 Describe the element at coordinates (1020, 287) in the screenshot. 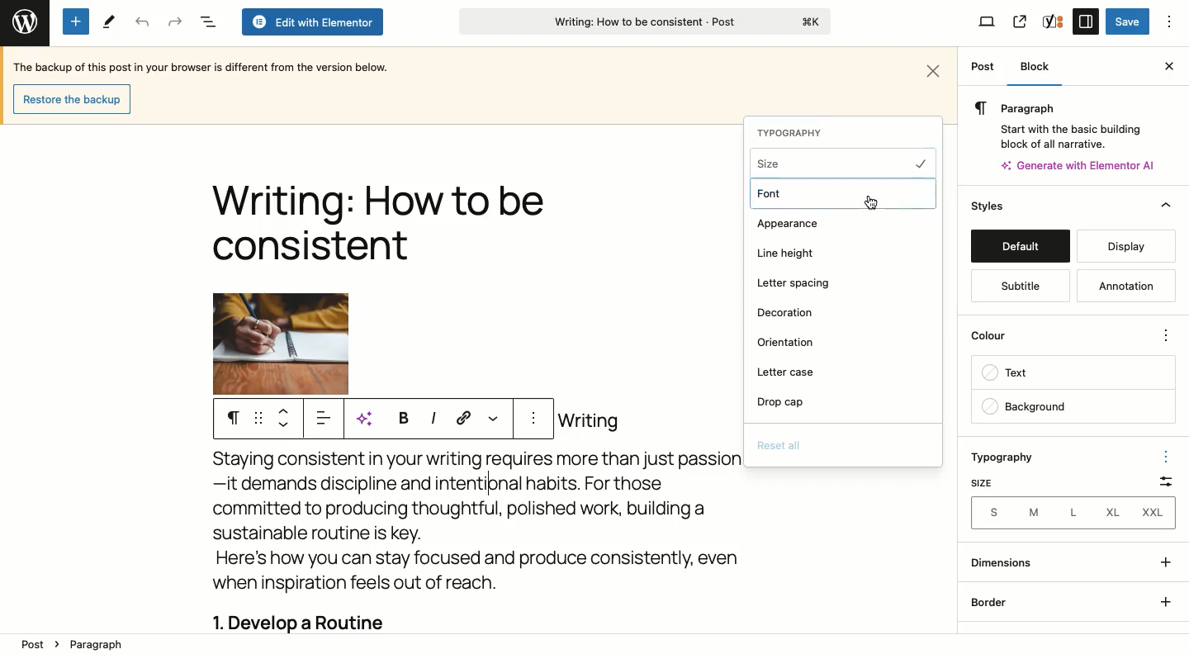

I see `Subtitle` at that location.